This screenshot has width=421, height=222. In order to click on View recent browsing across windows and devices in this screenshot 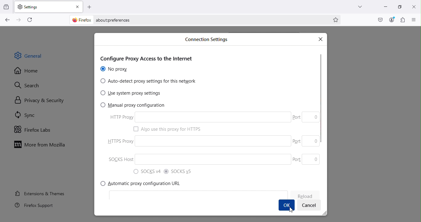, I will do `click(6, 6)`.